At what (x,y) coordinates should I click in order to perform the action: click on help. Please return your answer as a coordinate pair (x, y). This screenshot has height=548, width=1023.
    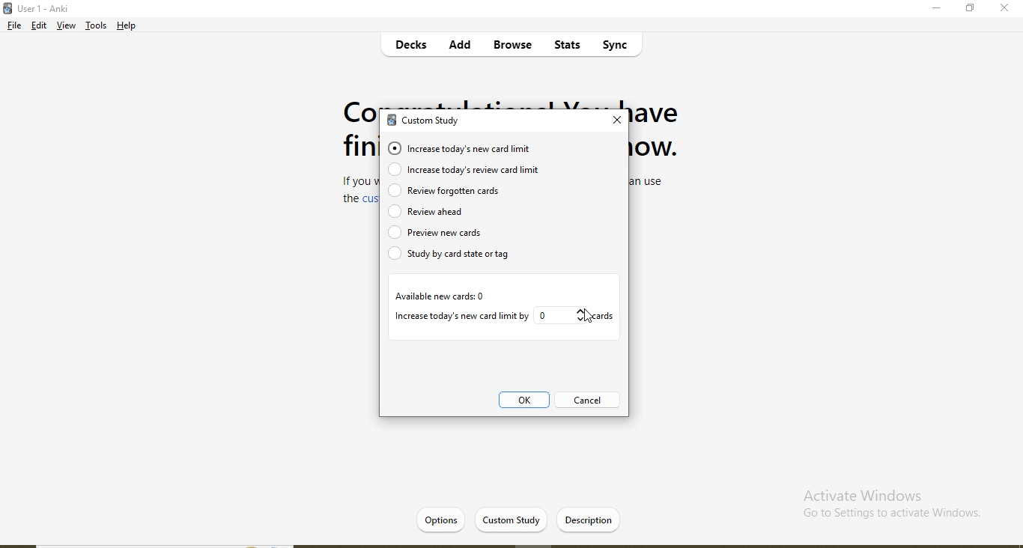
    Looking at the image, I should click on (128, 25).